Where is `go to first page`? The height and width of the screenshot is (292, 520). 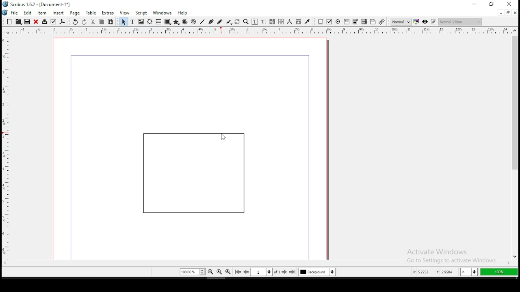
go to first page is located at coordinates (238, 272).